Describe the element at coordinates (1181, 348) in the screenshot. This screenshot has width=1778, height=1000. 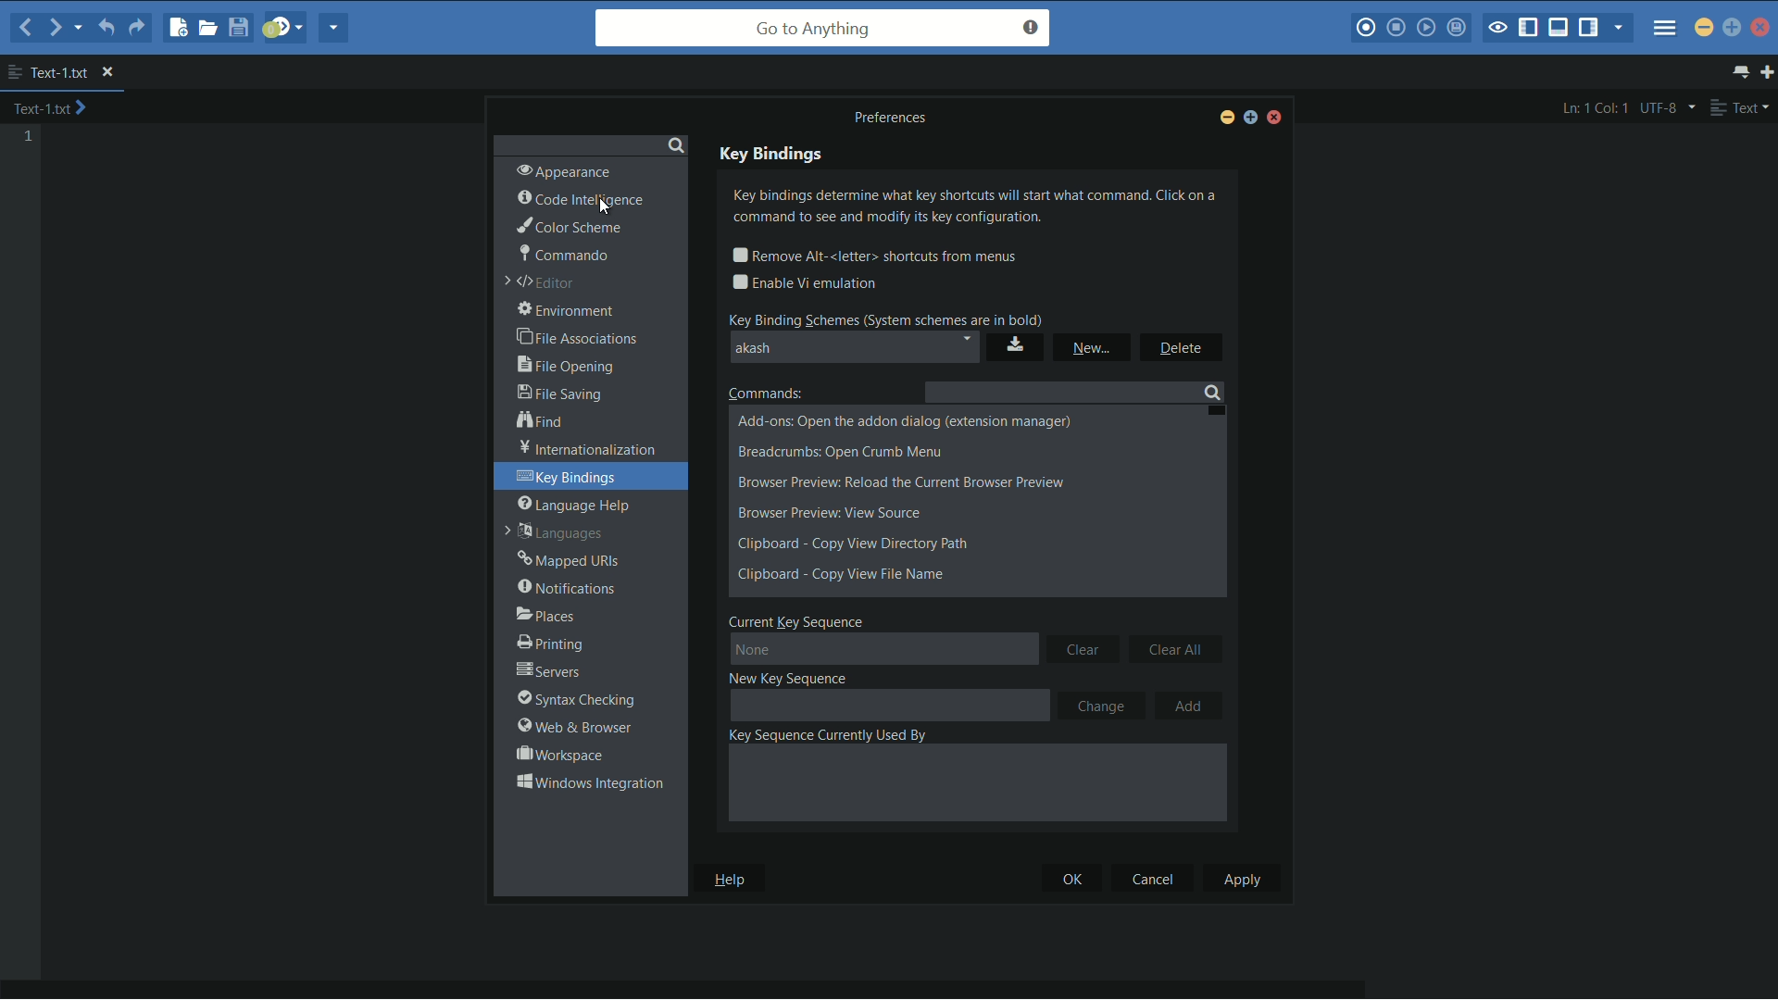
I see `delete` at that location.